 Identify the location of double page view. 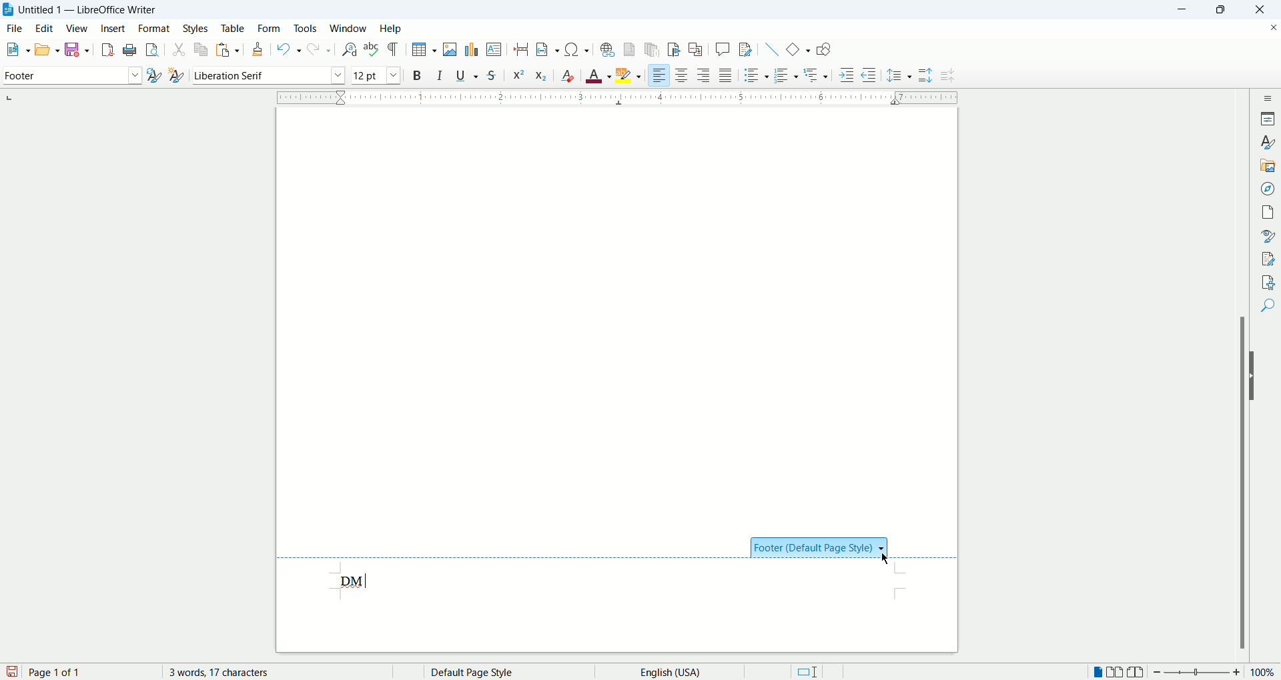
(1118, 673).